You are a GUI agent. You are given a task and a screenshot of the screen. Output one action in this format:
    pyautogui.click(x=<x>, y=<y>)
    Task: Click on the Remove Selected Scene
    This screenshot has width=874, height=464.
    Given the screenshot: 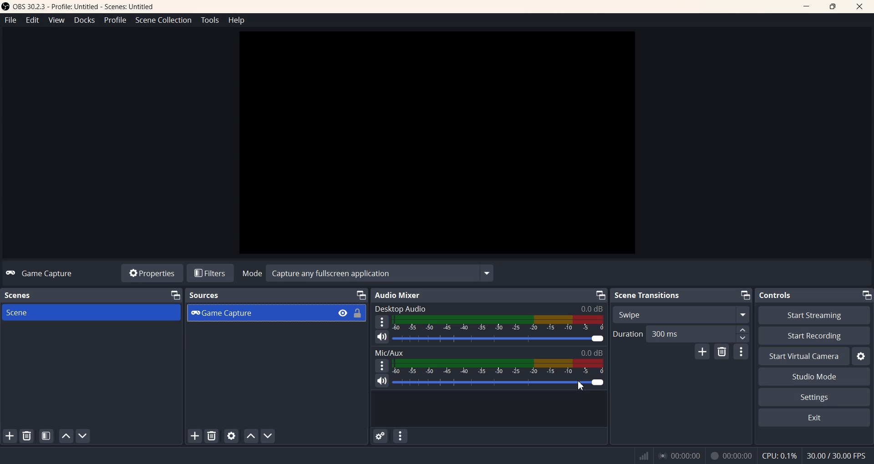 What is the action you would take?
    pyautogui.click(x=27, y=436)
    